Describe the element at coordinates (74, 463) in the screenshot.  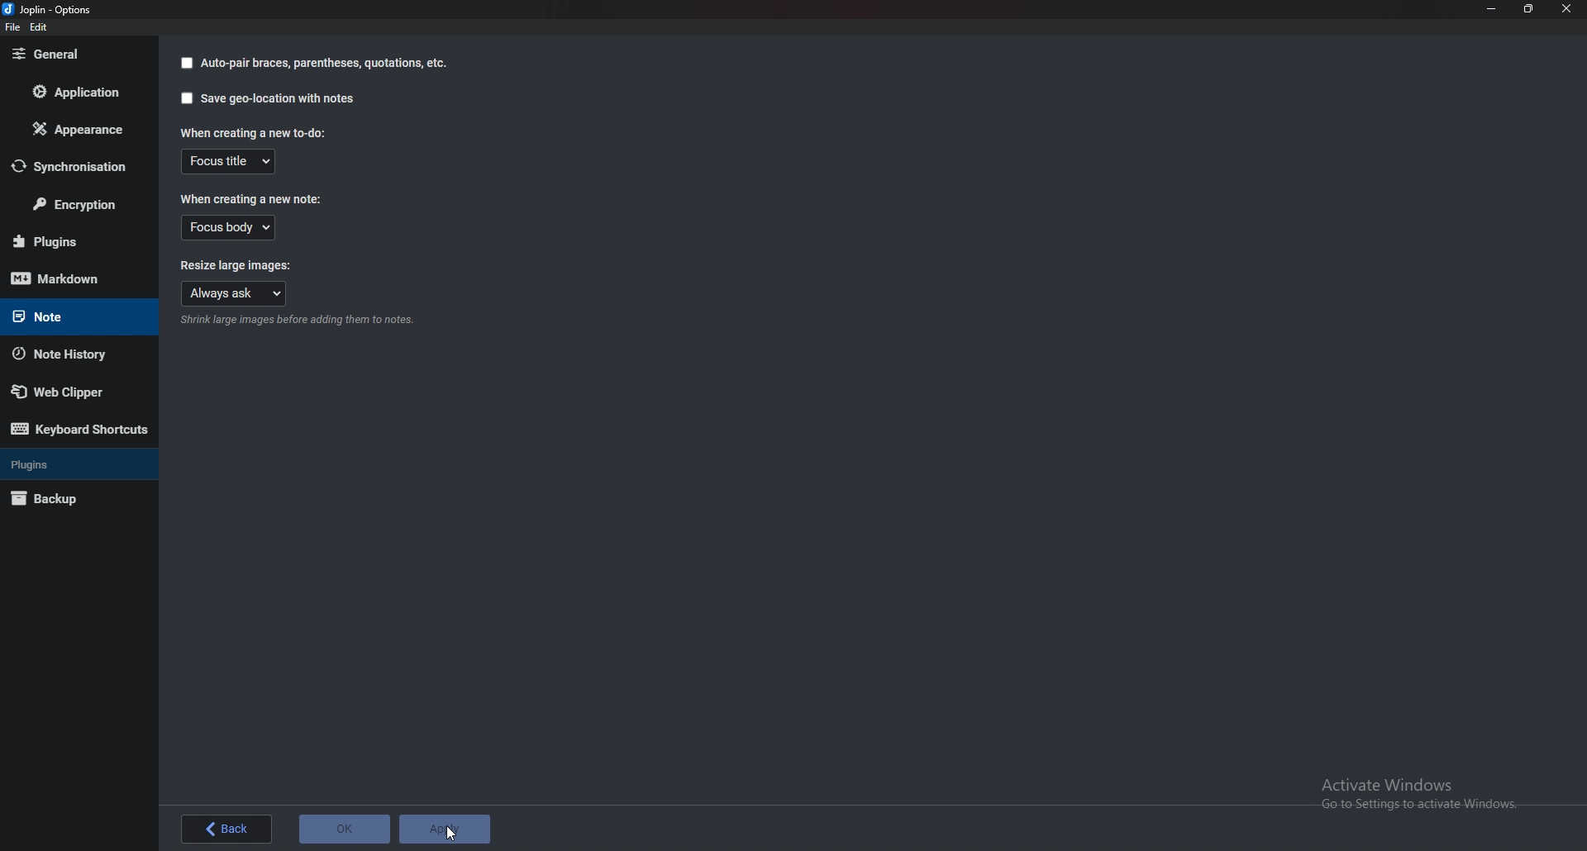
I see `Plugins` at that location.